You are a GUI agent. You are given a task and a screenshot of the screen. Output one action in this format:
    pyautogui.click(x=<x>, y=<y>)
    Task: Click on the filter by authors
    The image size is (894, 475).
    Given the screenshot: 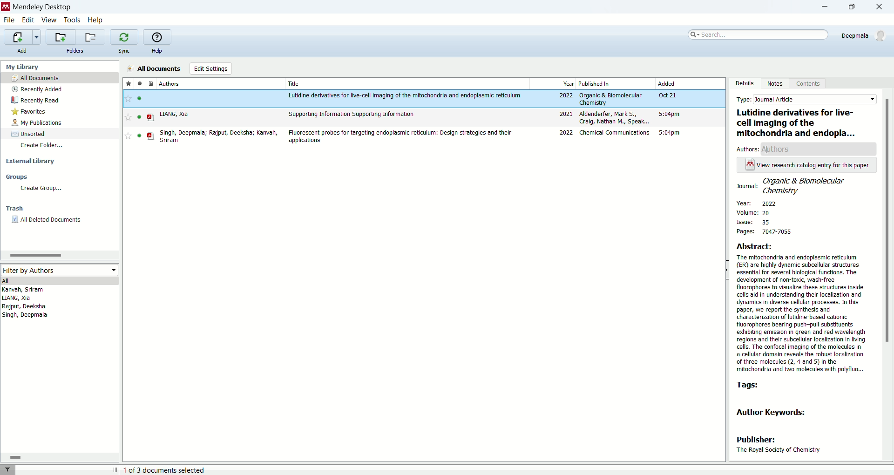 What is the action you would take?
    pyautogui.click(x=60, y=269)
    